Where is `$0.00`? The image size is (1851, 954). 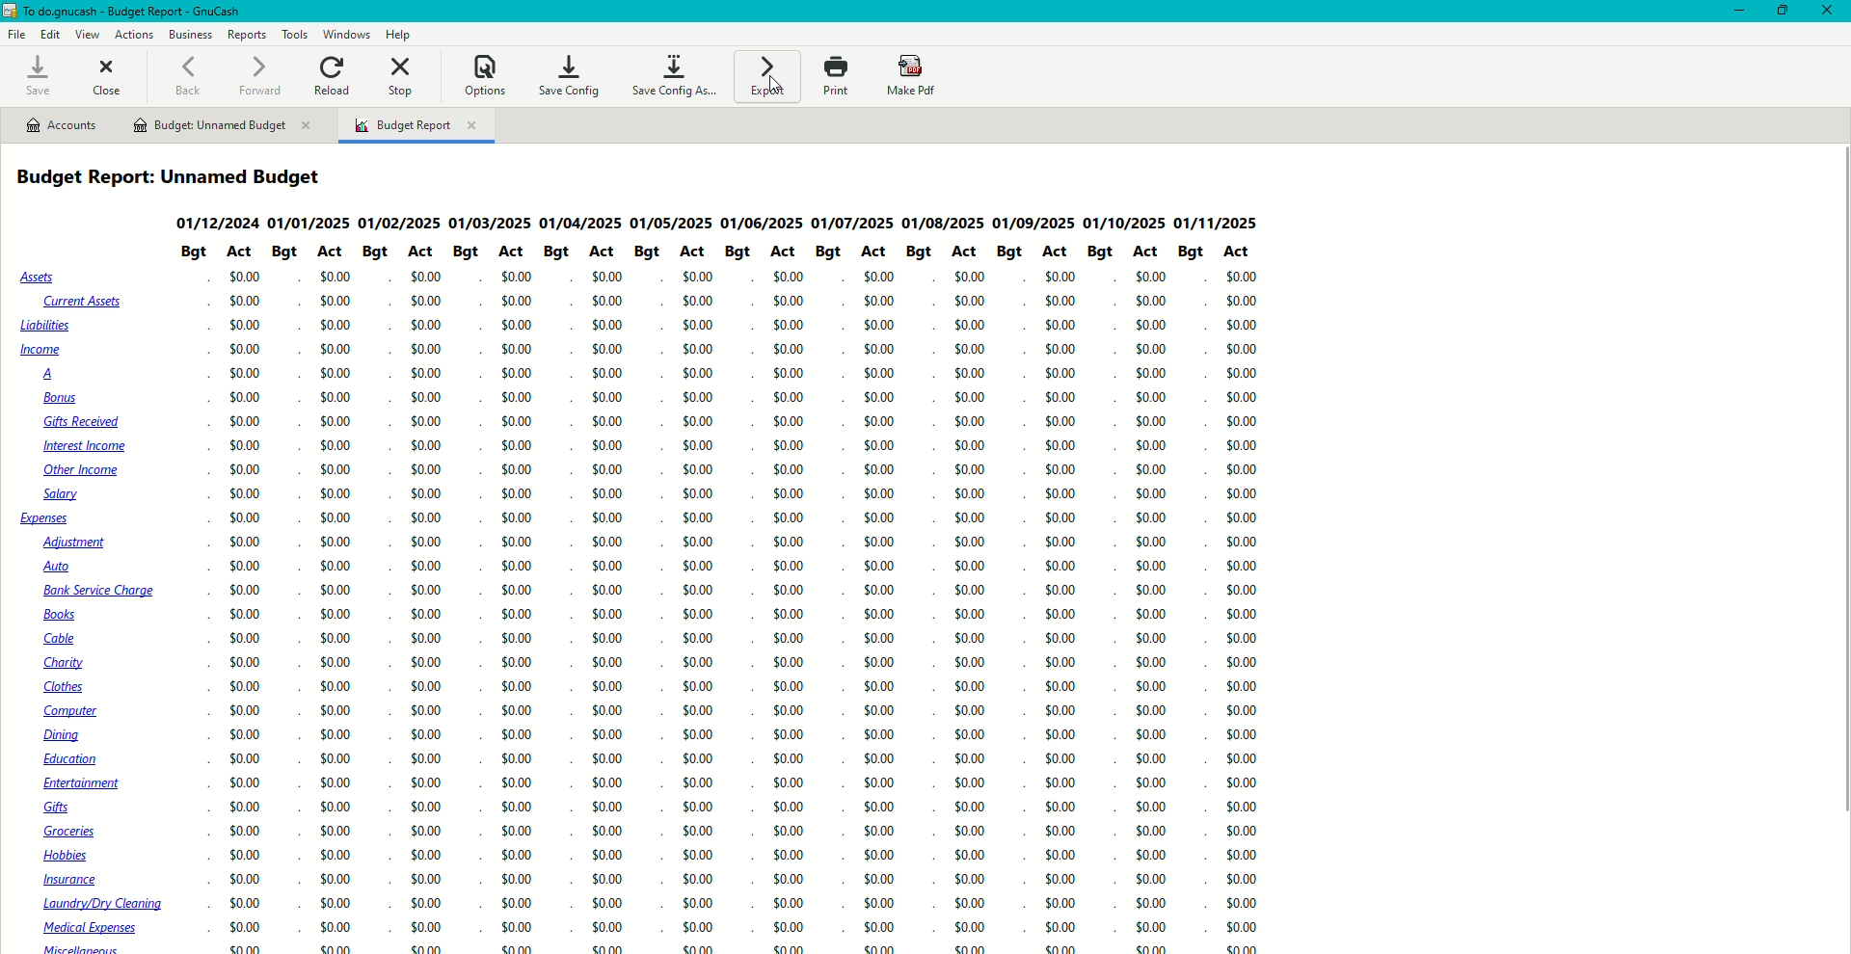 $0.00 is located at coordinates (792, 442).